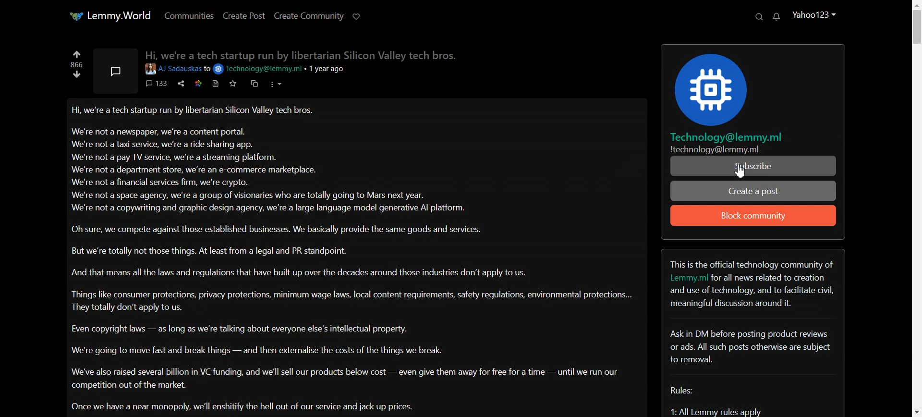 This screenshot has width=922, height=417. What do you see at coordinates (753, 216) in the screenshot?
I see `Block Community` at bounding box center [753, 216].